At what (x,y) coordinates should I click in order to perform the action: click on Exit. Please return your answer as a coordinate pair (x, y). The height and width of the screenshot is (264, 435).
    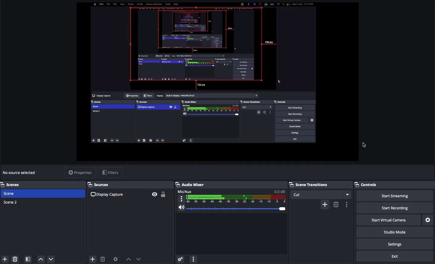
    Looking at the image, I should click on (396, 257).